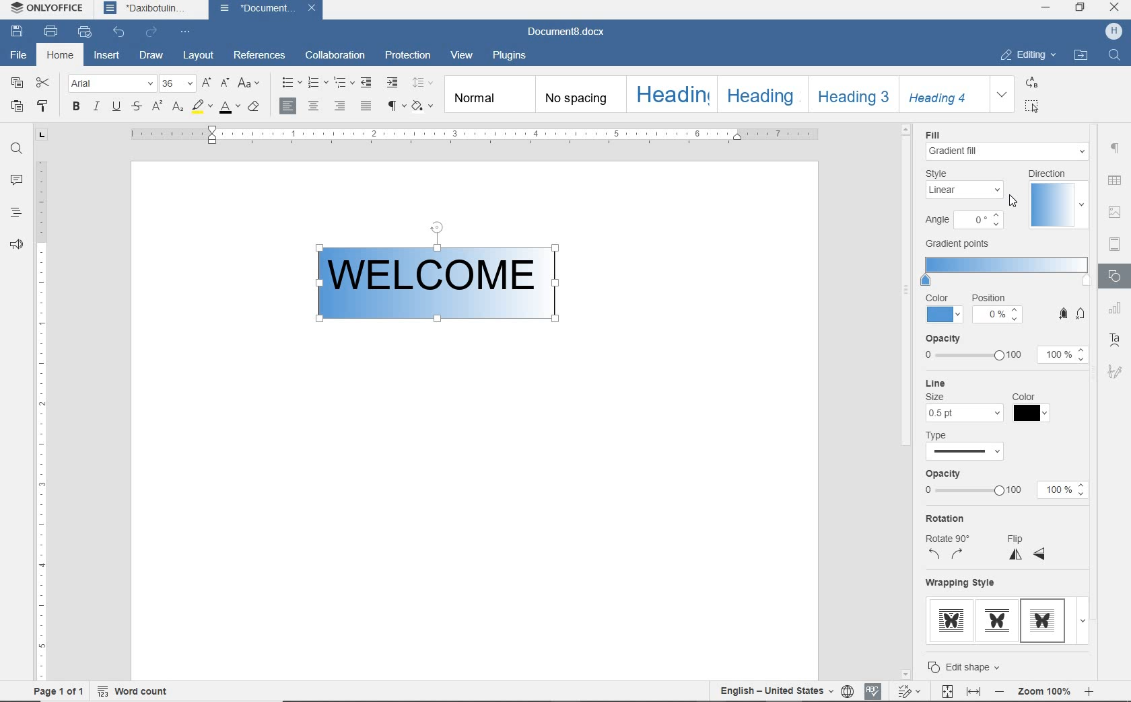  Describe the element at coordinates (912, 691) in the screenshot. I see `TRACK CHANGES` at that location.